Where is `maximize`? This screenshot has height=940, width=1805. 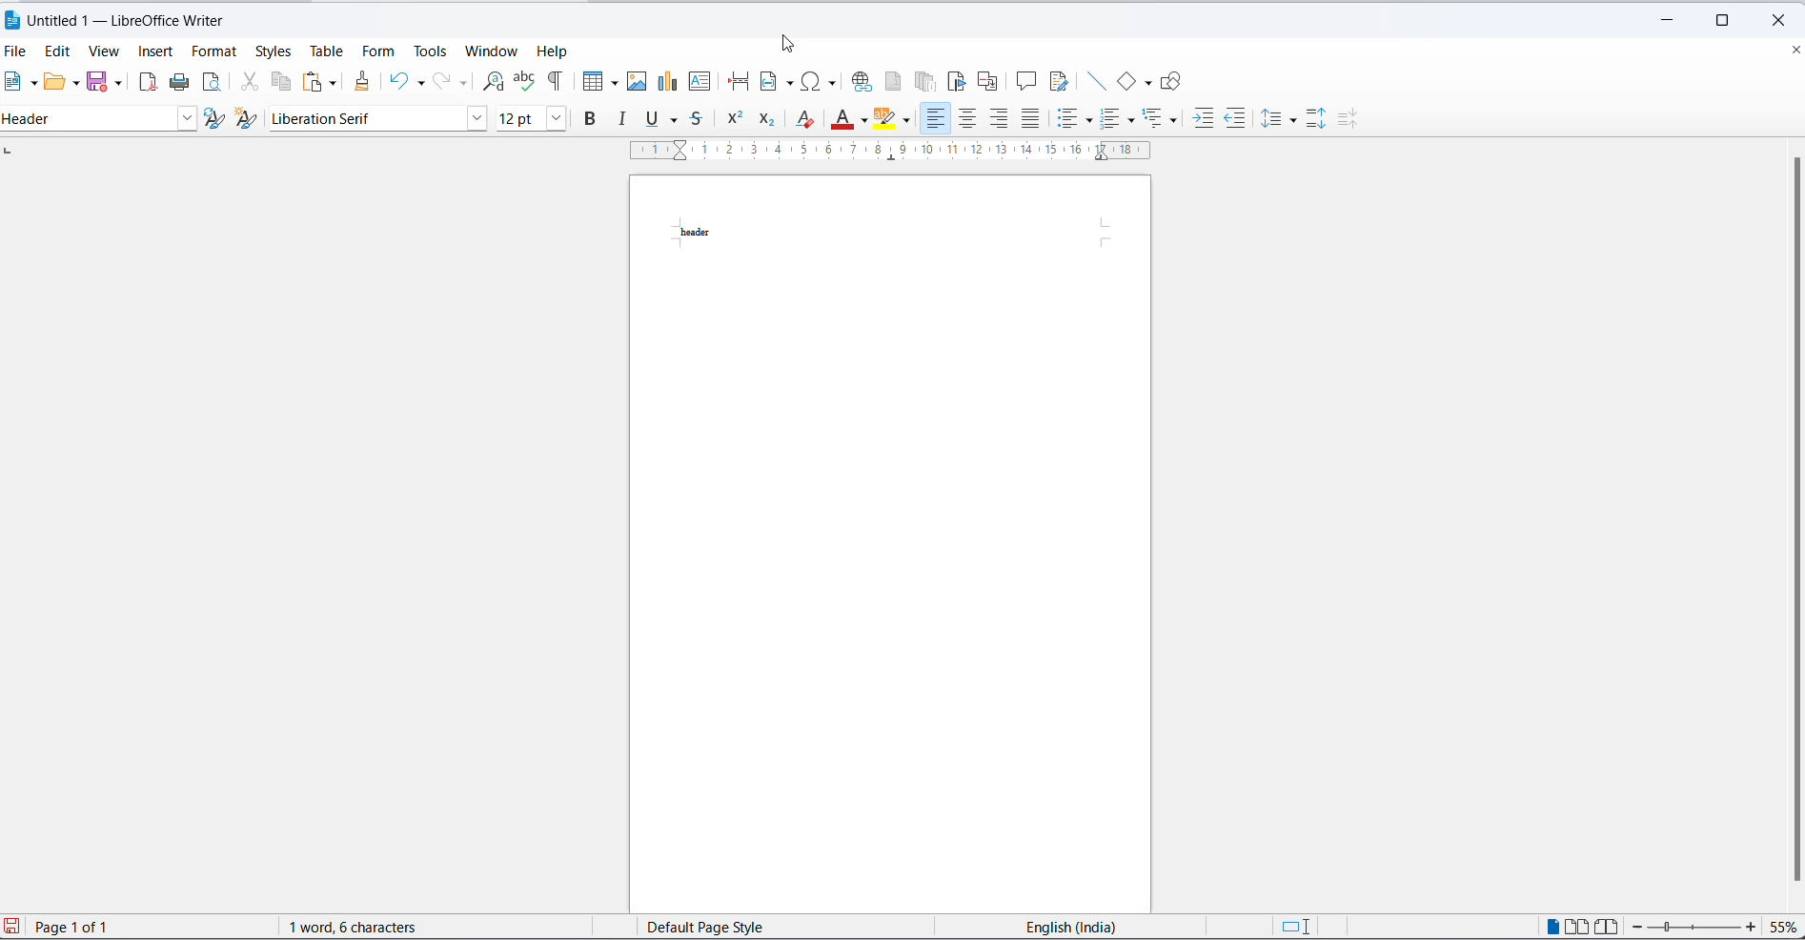 maximize is located at coordinates (1730, 16).